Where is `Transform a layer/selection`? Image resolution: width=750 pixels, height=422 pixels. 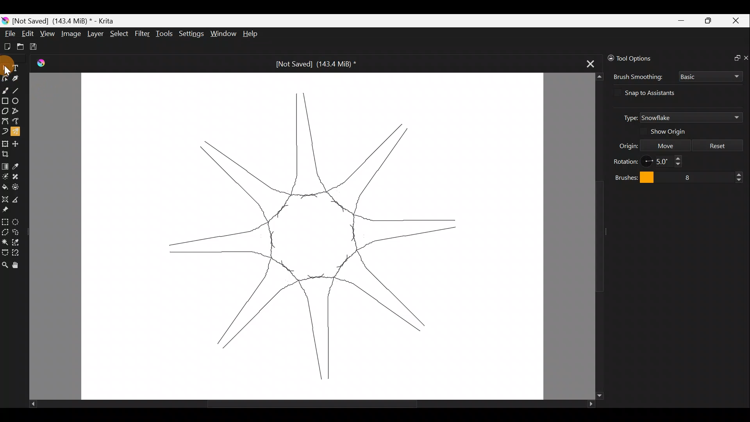
Transform a layer/selection is located at coordinates (5, 143).